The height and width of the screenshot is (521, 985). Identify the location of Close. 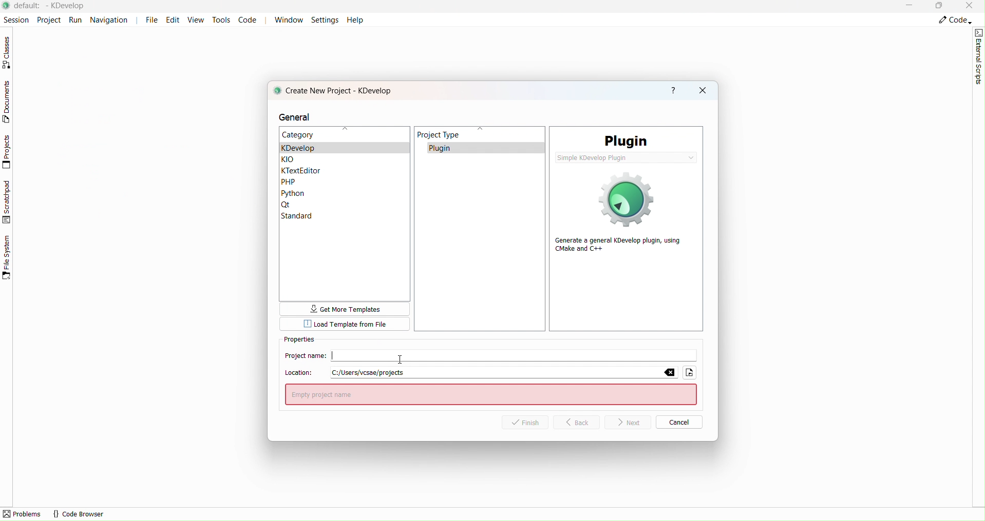
(971, 6).